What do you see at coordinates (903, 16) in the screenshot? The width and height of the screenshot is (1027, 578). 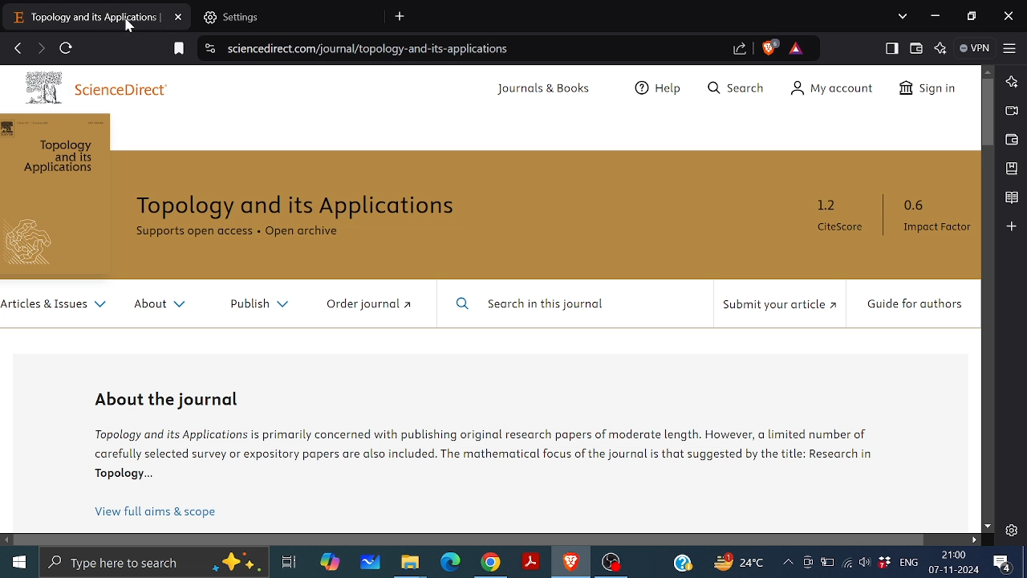 I see `dropdown` at bounding box center [903, 16].